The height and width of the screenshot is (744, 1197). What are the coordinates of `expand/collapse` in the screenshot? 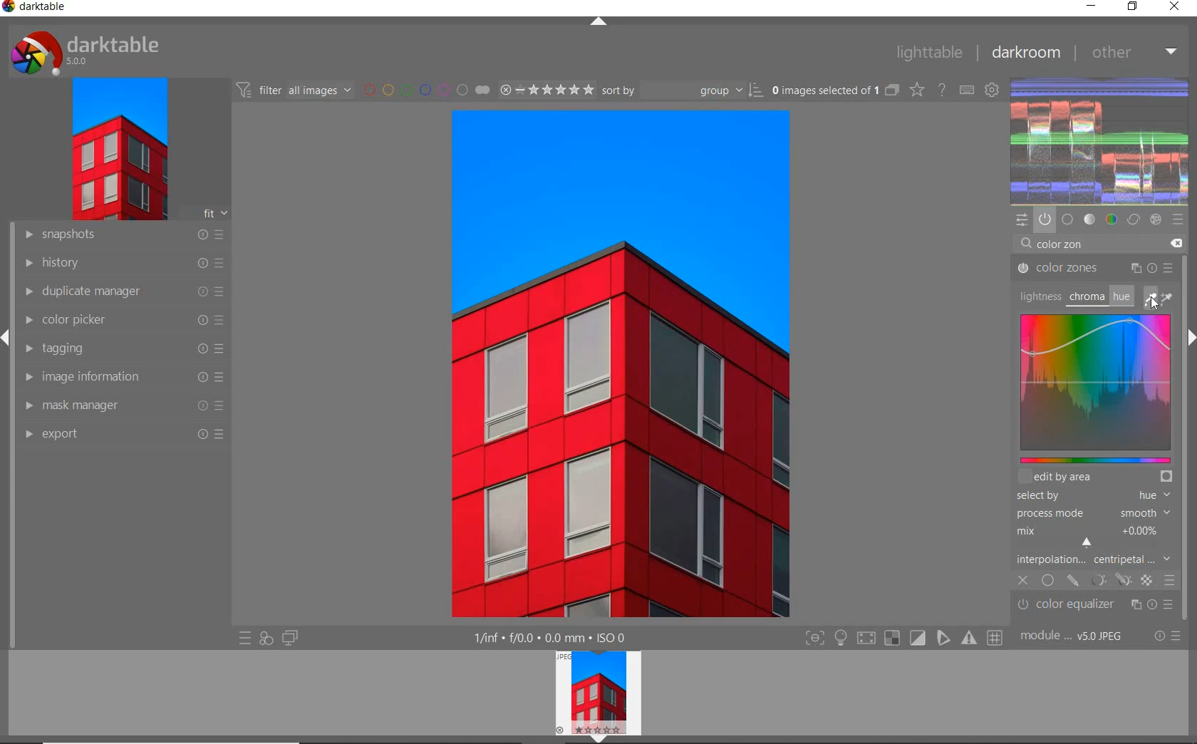 It's located at (1190, 336).